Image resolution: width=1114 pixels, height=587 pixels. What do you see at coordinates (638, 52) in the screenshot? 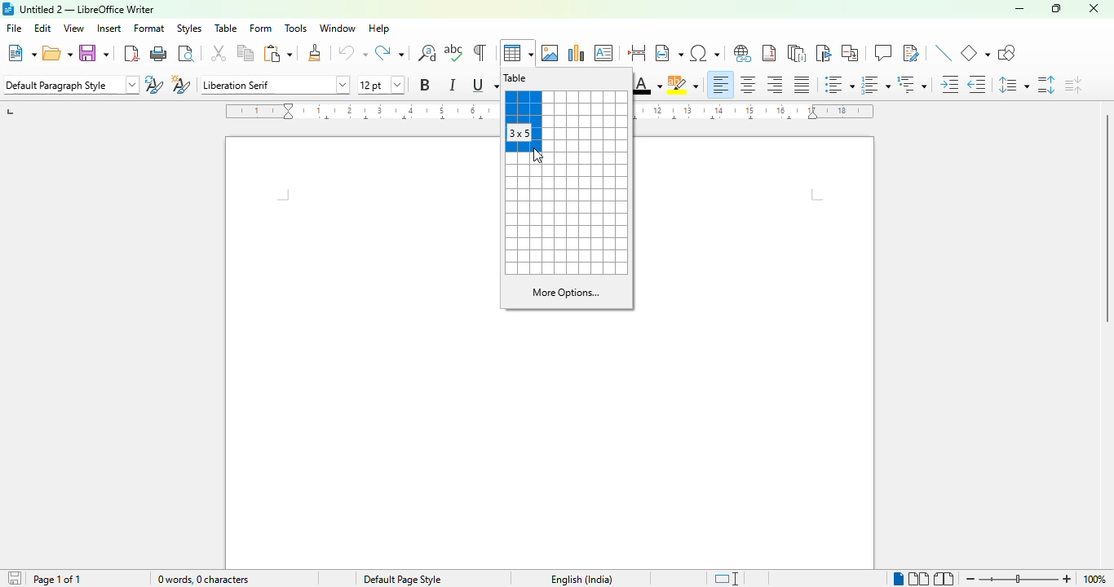
I see `insert page break` at bounding box center [638, 52].